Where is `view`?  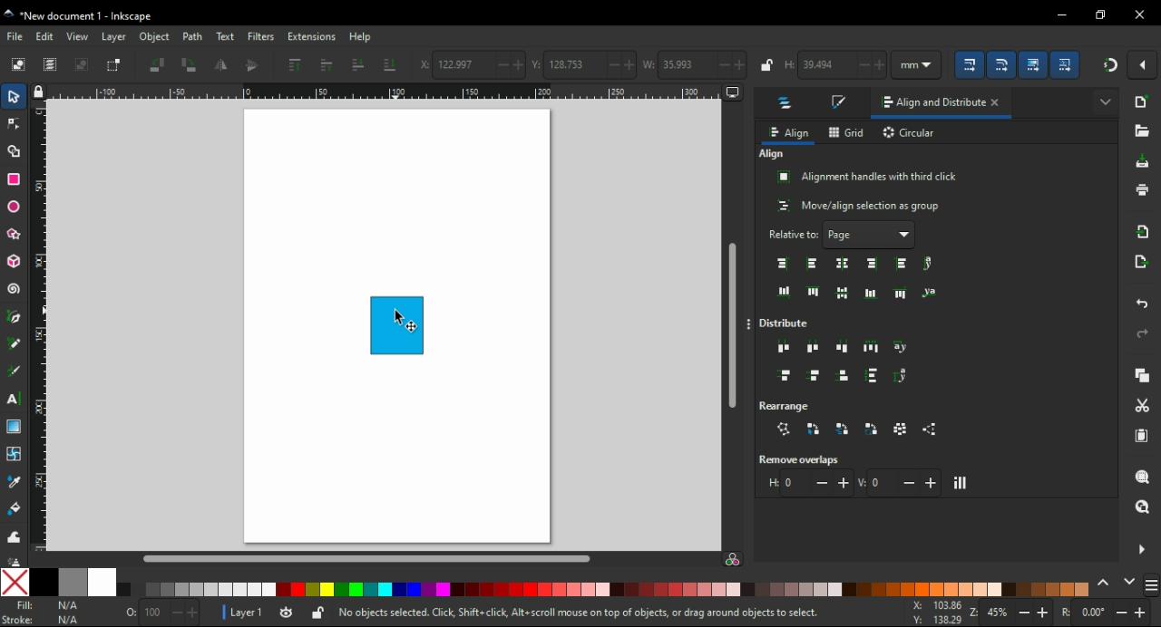
view is located at coordinates (78, 37).